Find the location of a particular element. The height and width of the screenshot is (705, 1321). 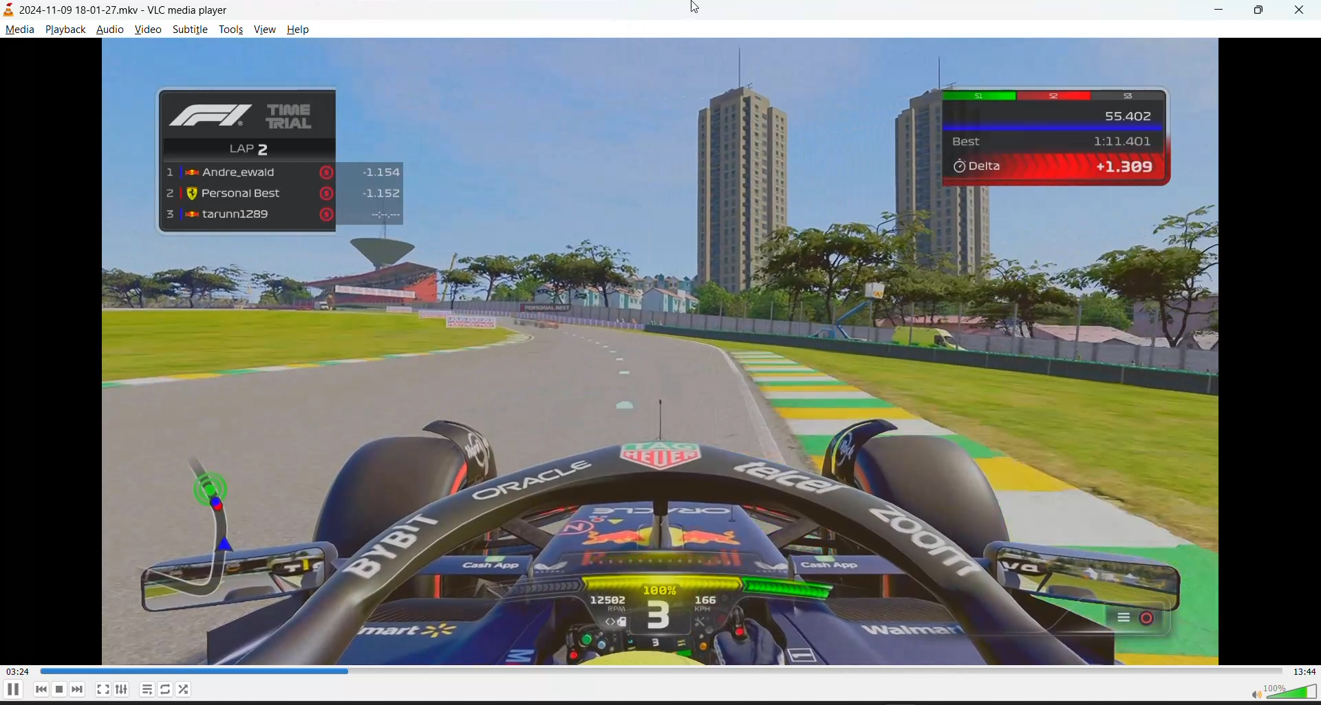

stop is located at coordinates (61, 689).